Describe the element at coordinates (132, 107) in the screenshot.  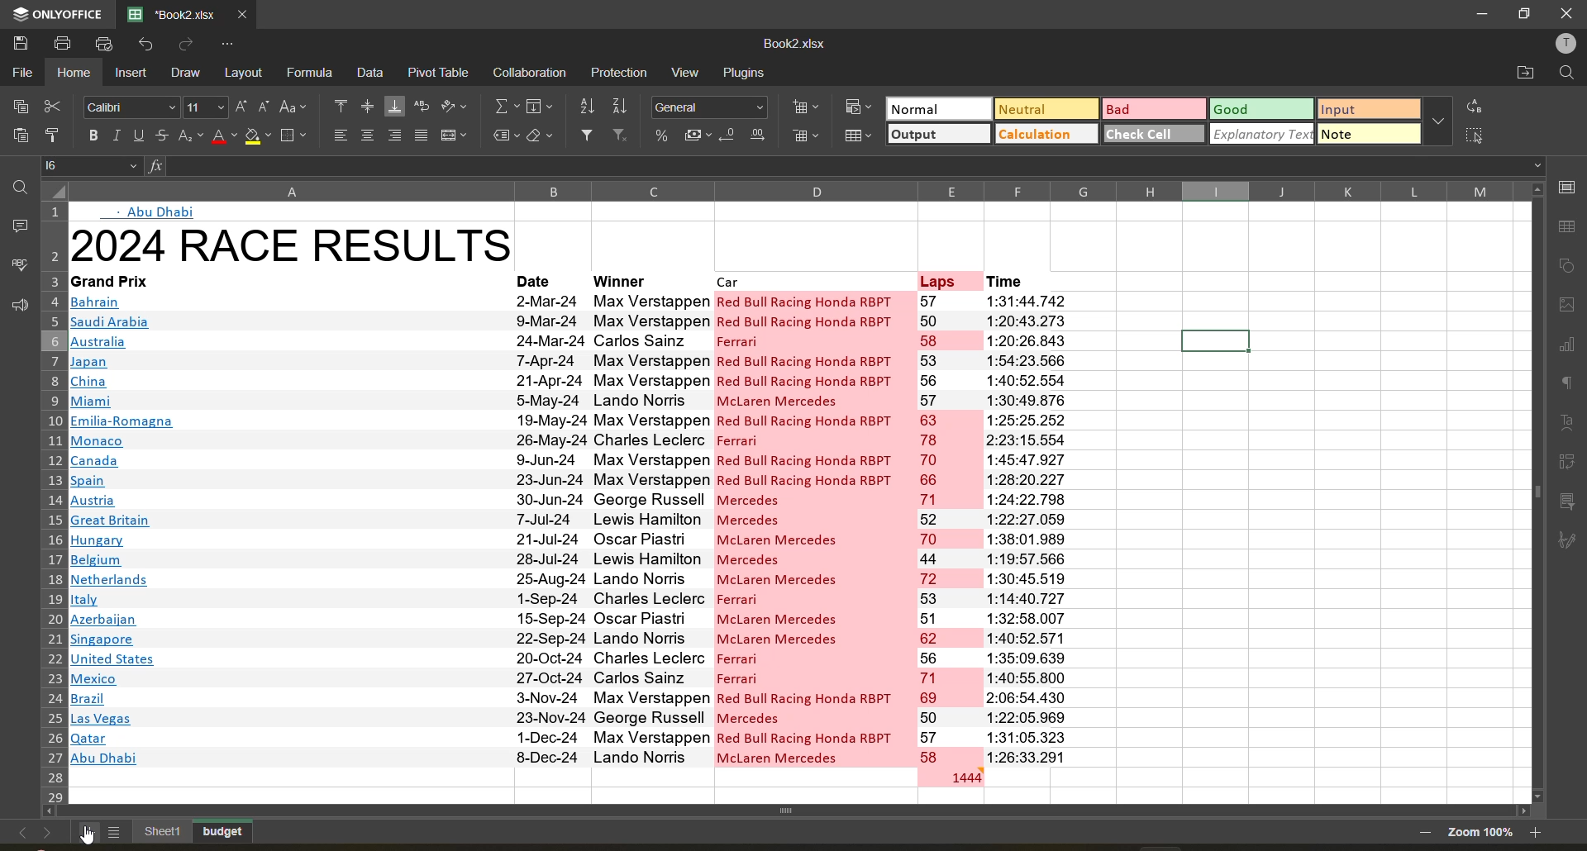
I see `font style` at that location.